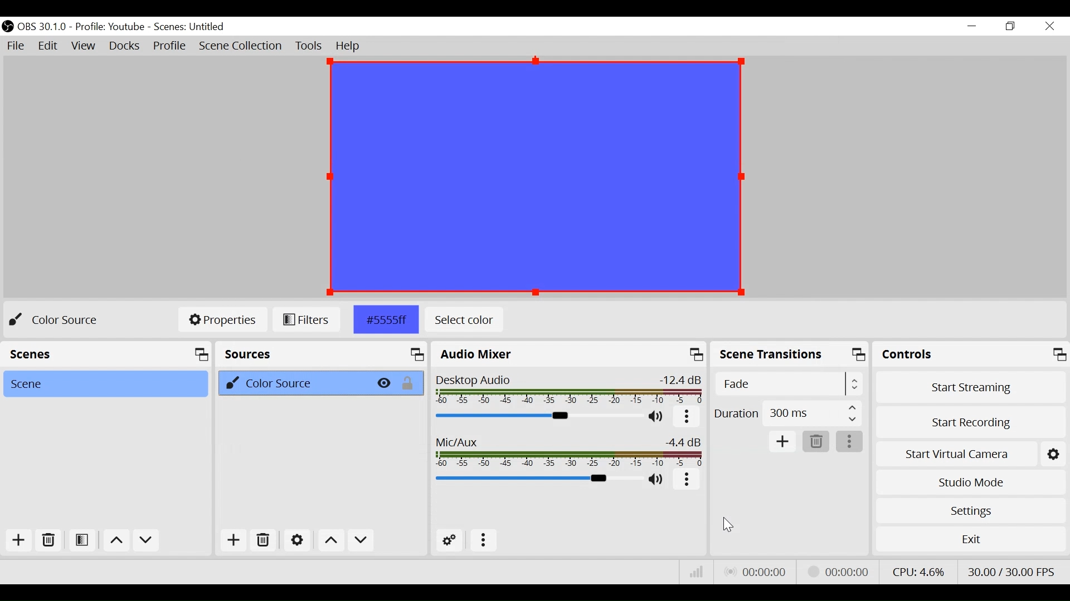 This screenshot has height=601, width=1070. Describe the element at coordinates (919, 572) in the screenshot. I see `CPU Usage` at that location.